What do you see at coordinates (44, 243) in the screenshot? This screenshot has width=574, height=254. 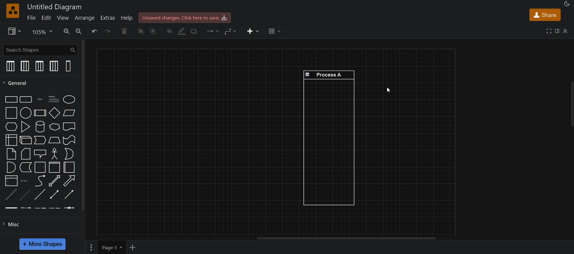 I see `more shapes` at bounding box center [44, 243].